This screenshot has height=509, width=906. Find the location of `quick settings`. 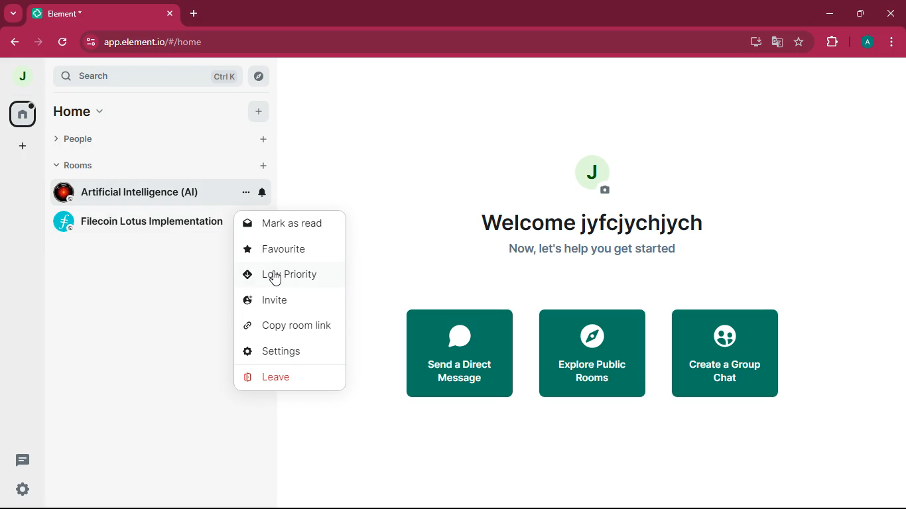

quick settings is located at coordinates (23, 488).